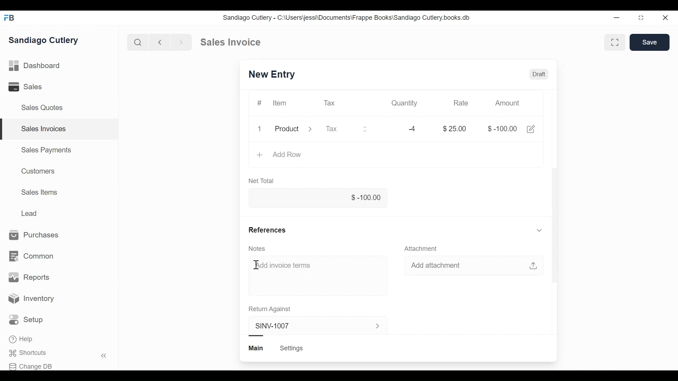 The image size is (678, 381). Describe the element at coordinates (615, 42) in the screenshot. I see `Toggle between form and full width` at that location.